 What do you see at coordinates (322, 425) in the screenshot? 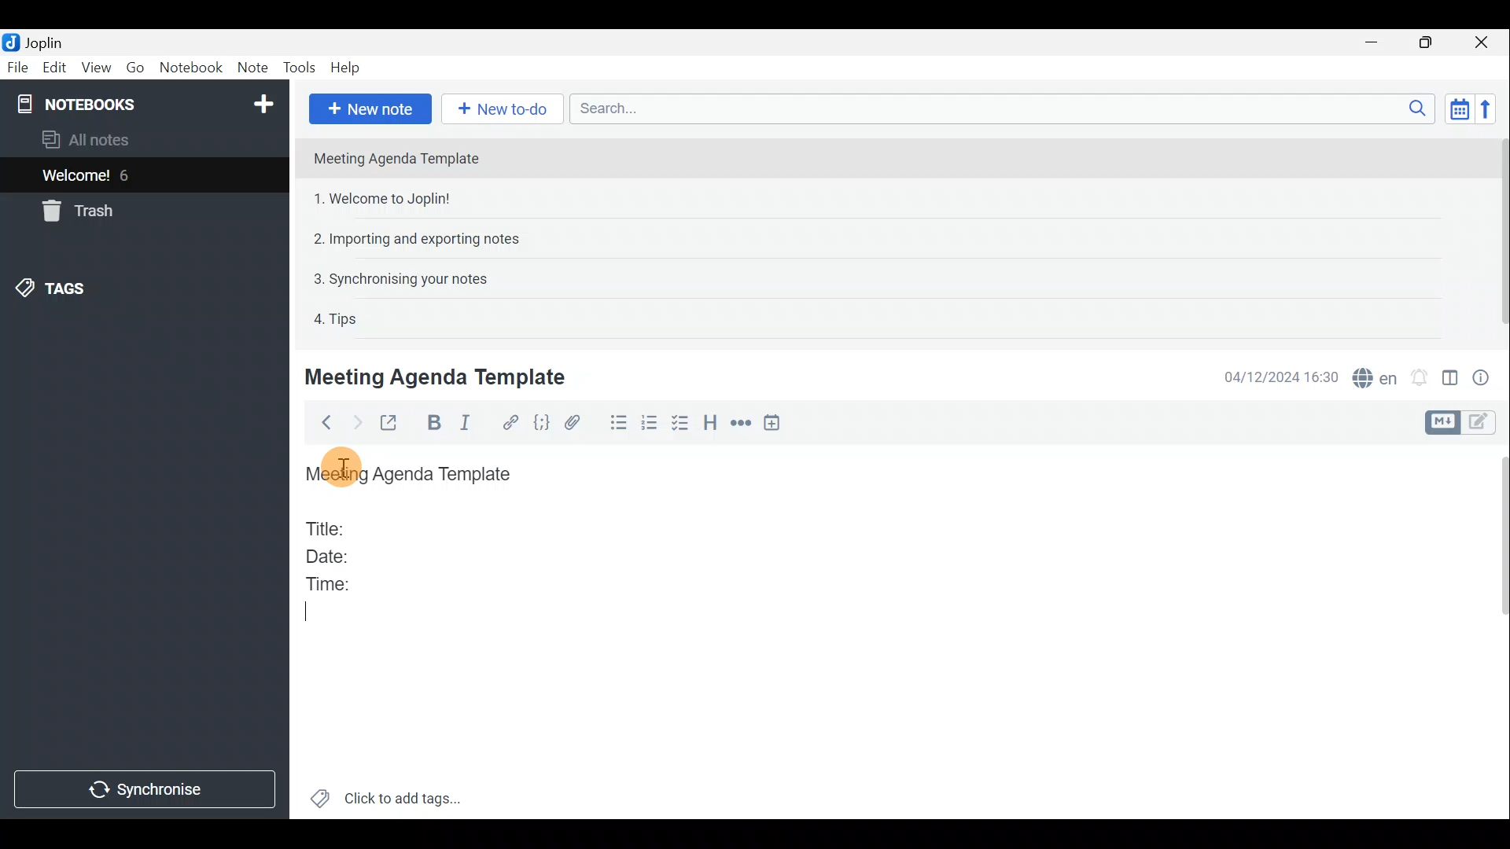
I see `Back` at bounding box center [322, 425].